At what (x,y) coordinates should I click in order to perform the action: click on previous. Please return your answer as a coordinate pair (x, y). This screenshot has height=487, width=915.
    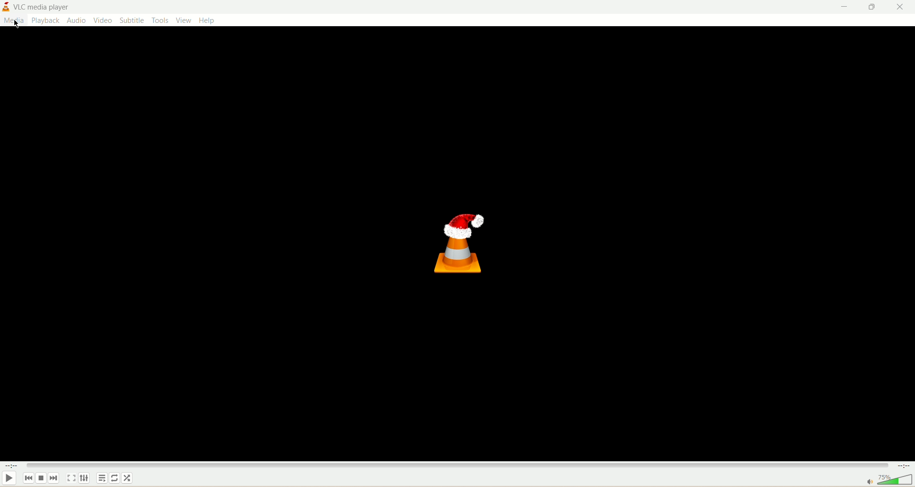
    Looking at the image, I should click on (30, 480).